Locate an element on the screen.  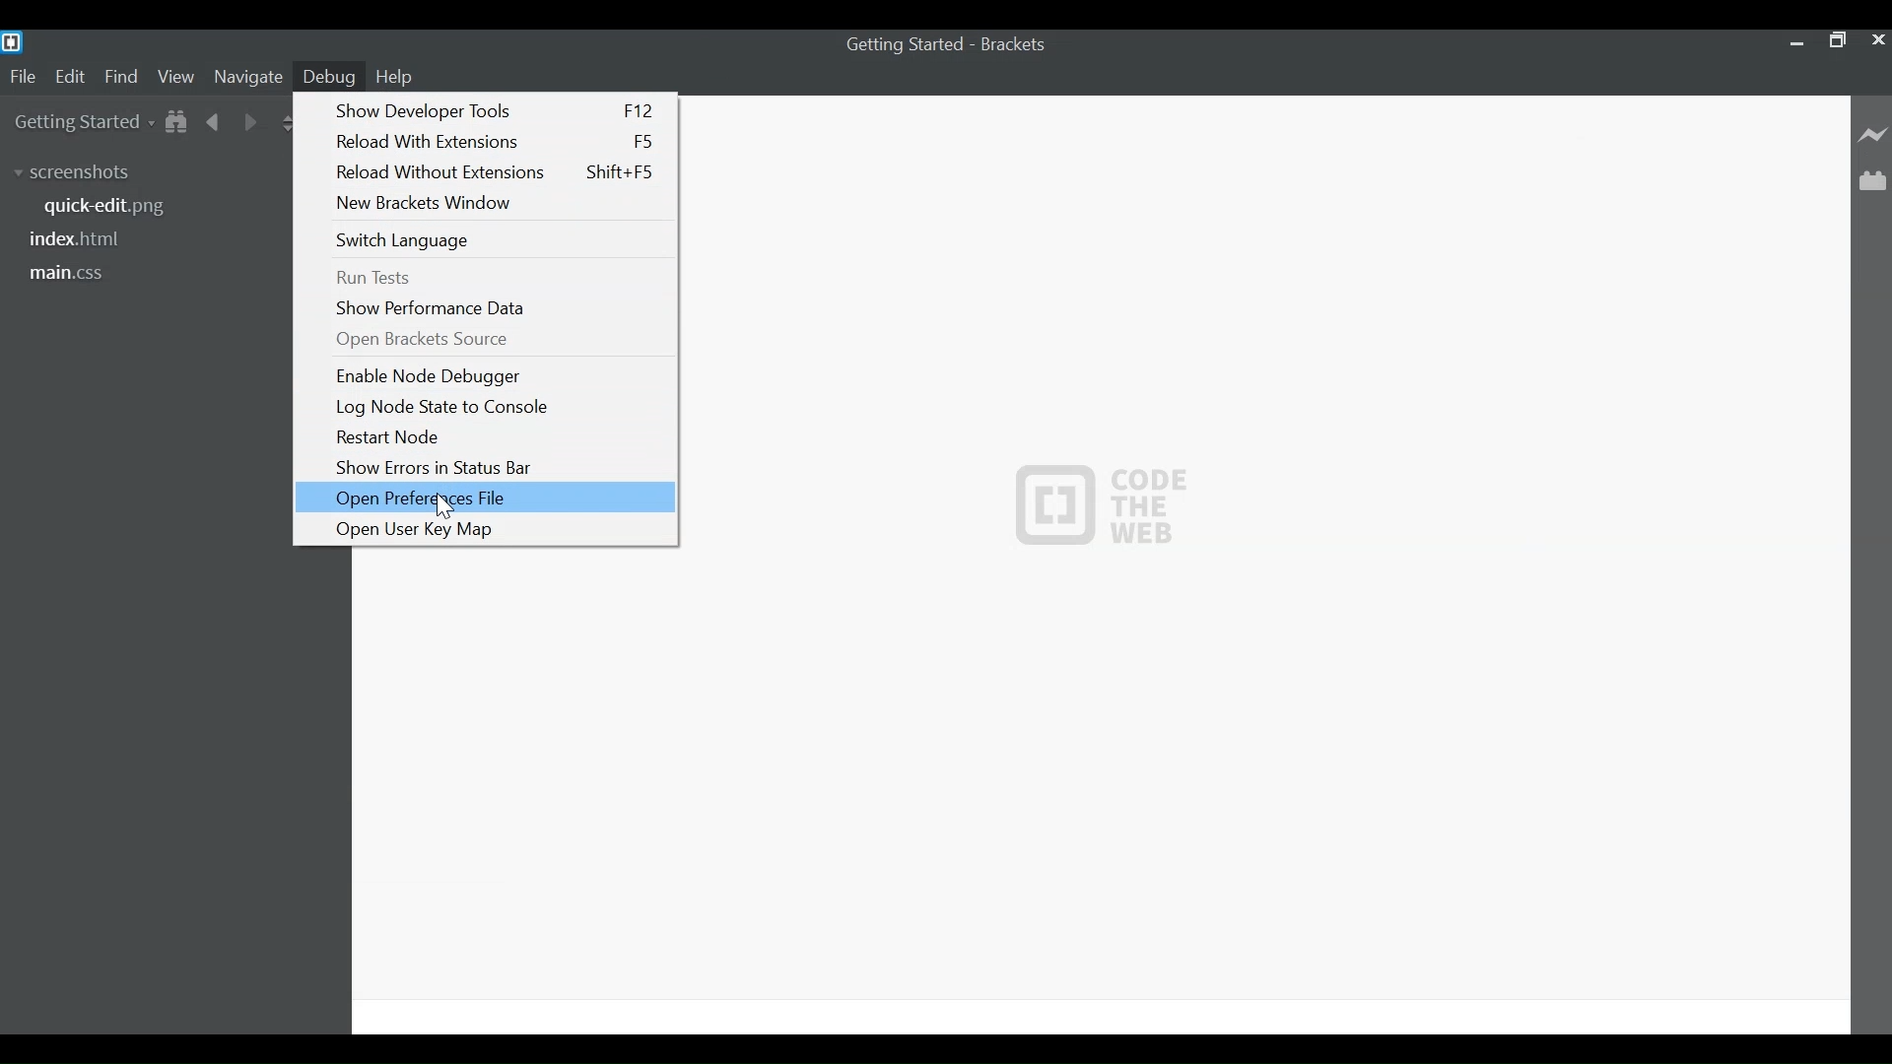
Navigate is located at coordinates (250, 75).